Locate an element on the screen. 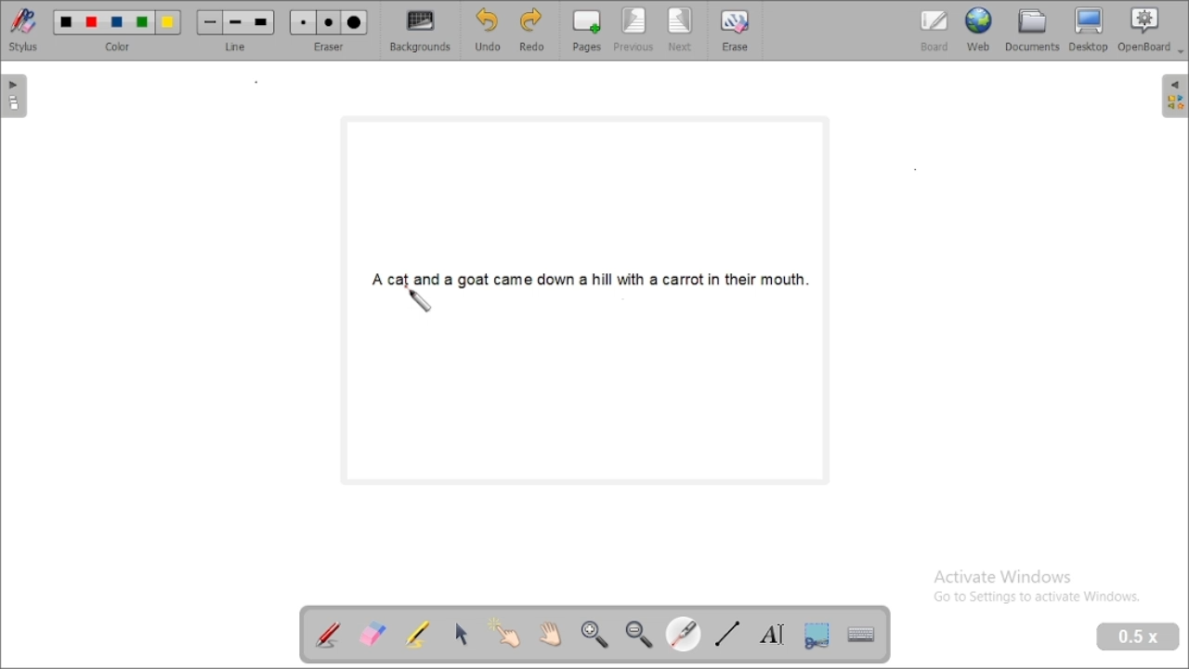  zoom level is located at coordinates (1139, 637).